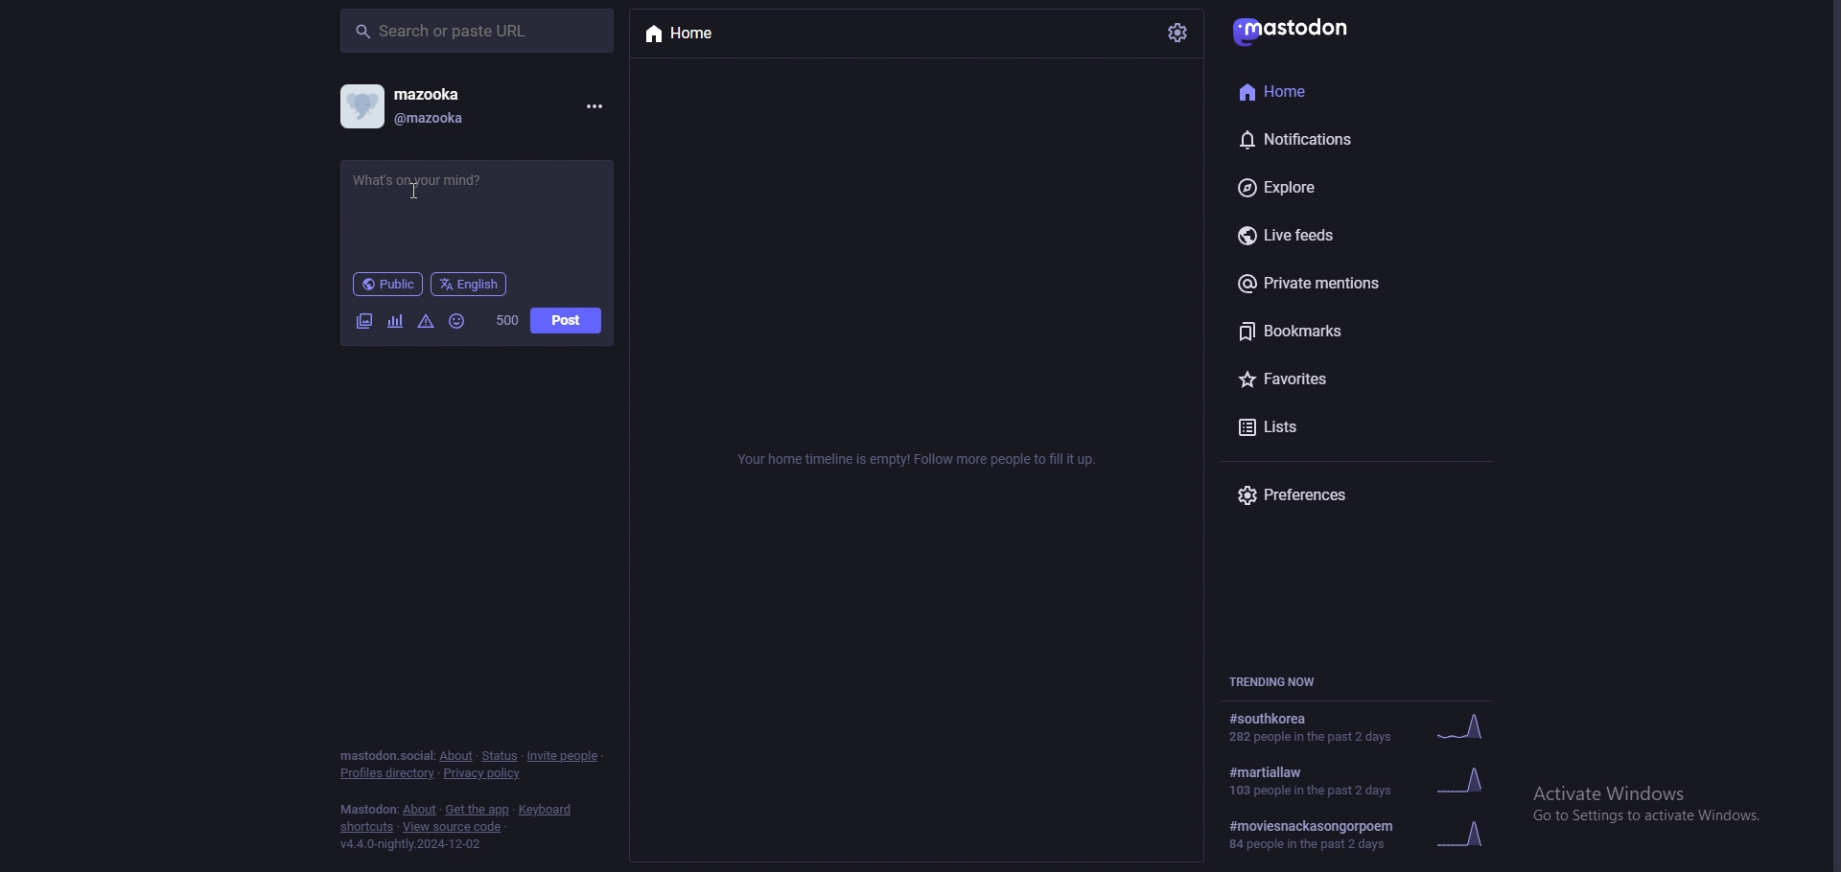 Image resolution: width=1841 pixels, height=872 pixels. What do you see at coordinates (507, 320) in the screenshot?
I see `word limit` at bounding box center [507, 320].